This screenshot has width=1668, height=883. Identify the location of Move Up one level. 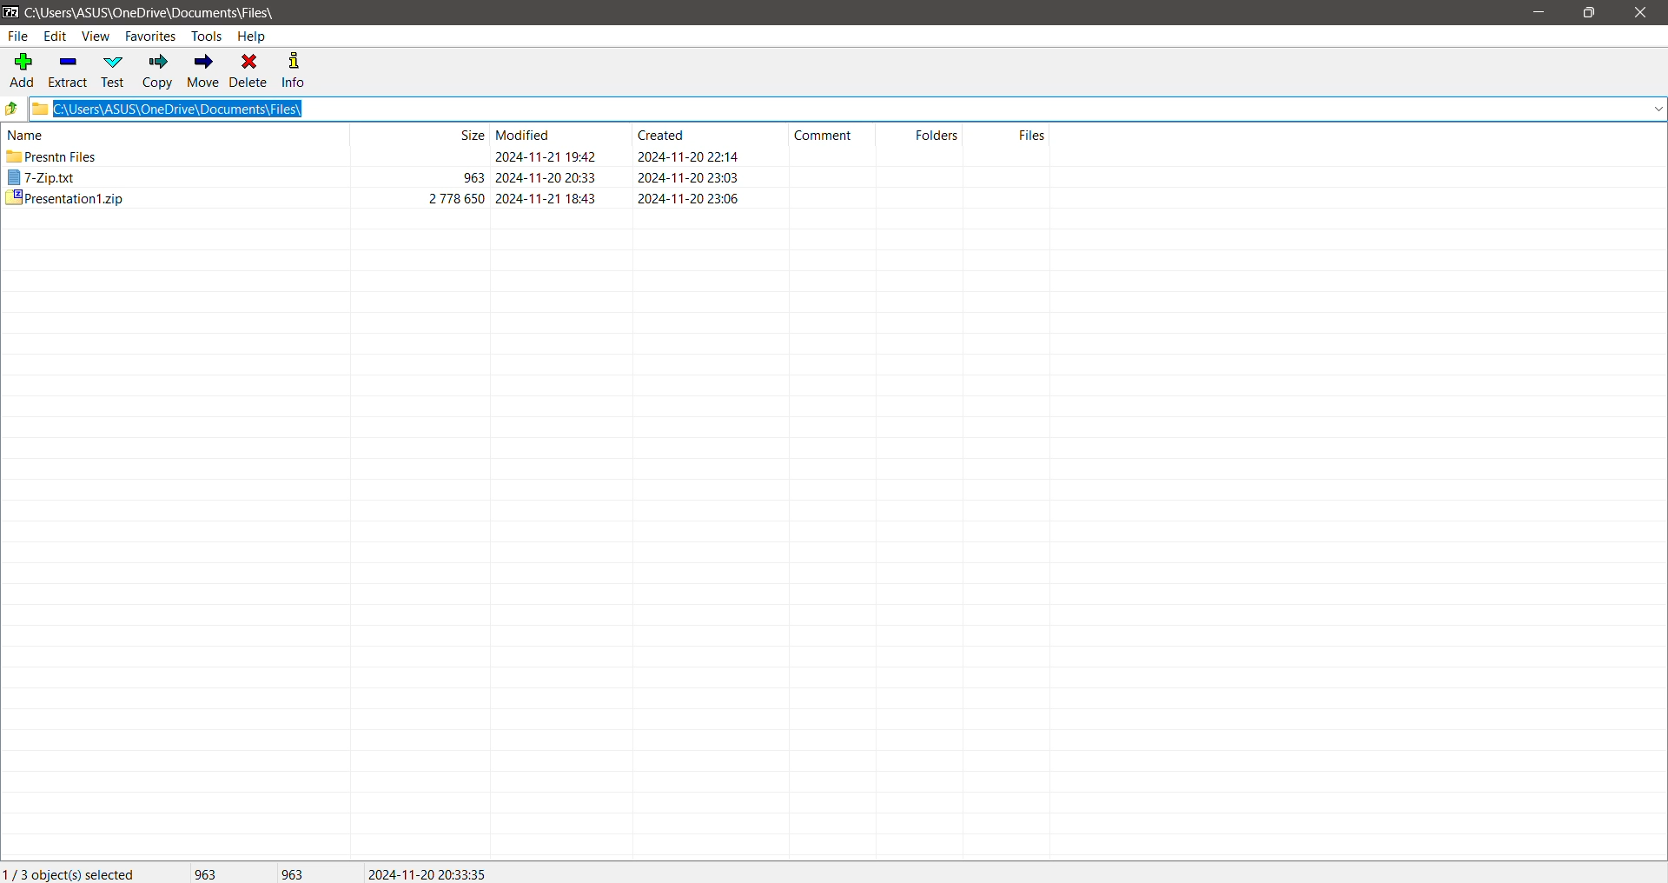
(12, 110).